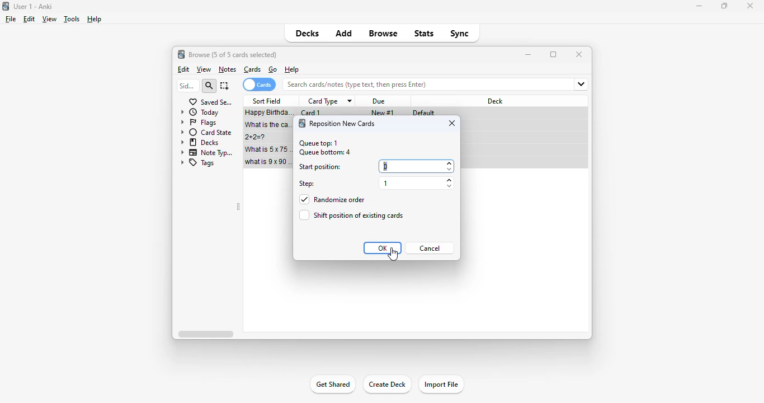 This screenshot has height=403, width=764. Describe the element at coordinates (225, 86) in the screenshot. I see `select` at that location.